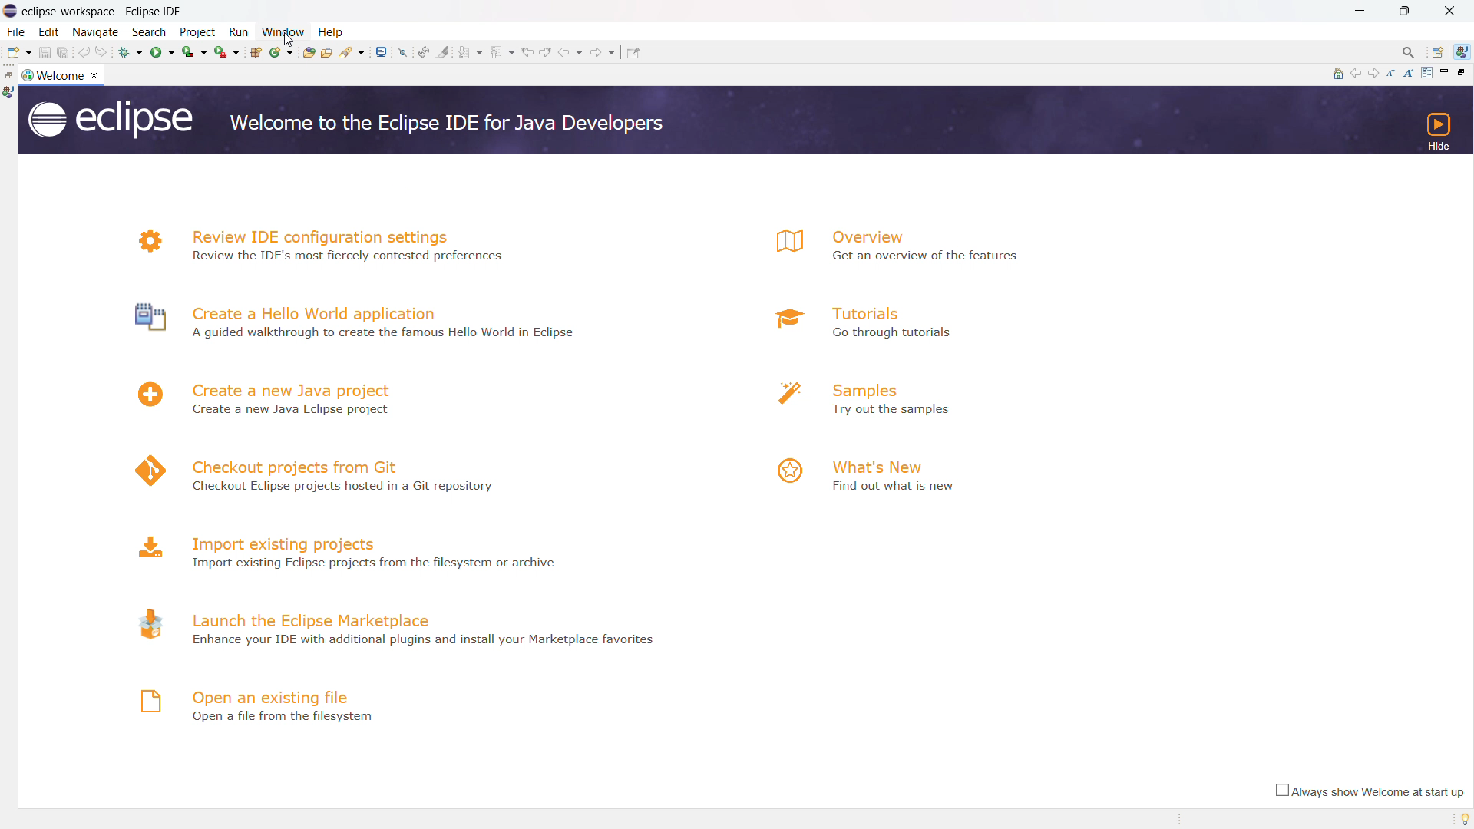  What do you see at coordinates (9, 74) in the screenshot?
I see `restore` at bounding box center [9, 74].